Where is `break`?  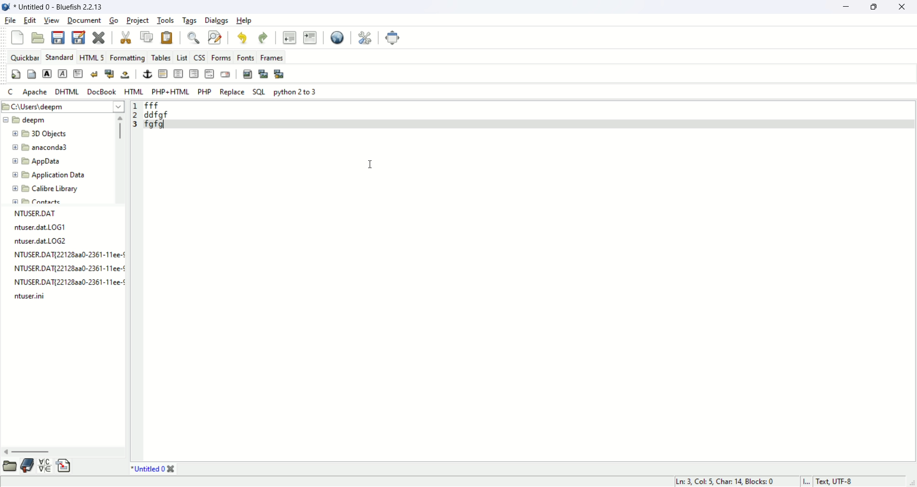 break is located at coordinates (94, 74).